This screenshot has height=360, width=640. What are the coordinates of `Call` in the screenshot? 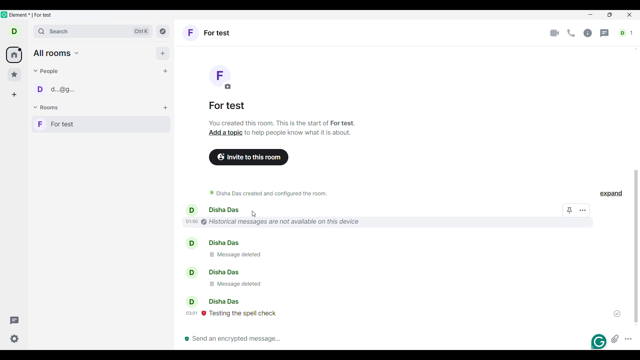 It's located at (571, 33).